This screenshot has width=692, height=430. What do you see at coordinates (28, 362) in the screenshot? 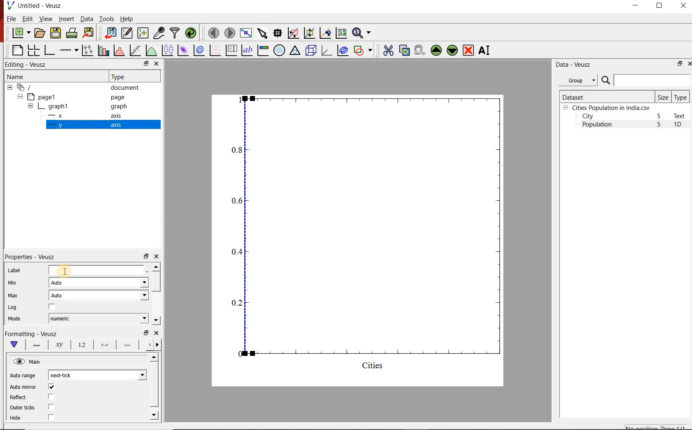
I see `Main` at bounding box center [28, 362].